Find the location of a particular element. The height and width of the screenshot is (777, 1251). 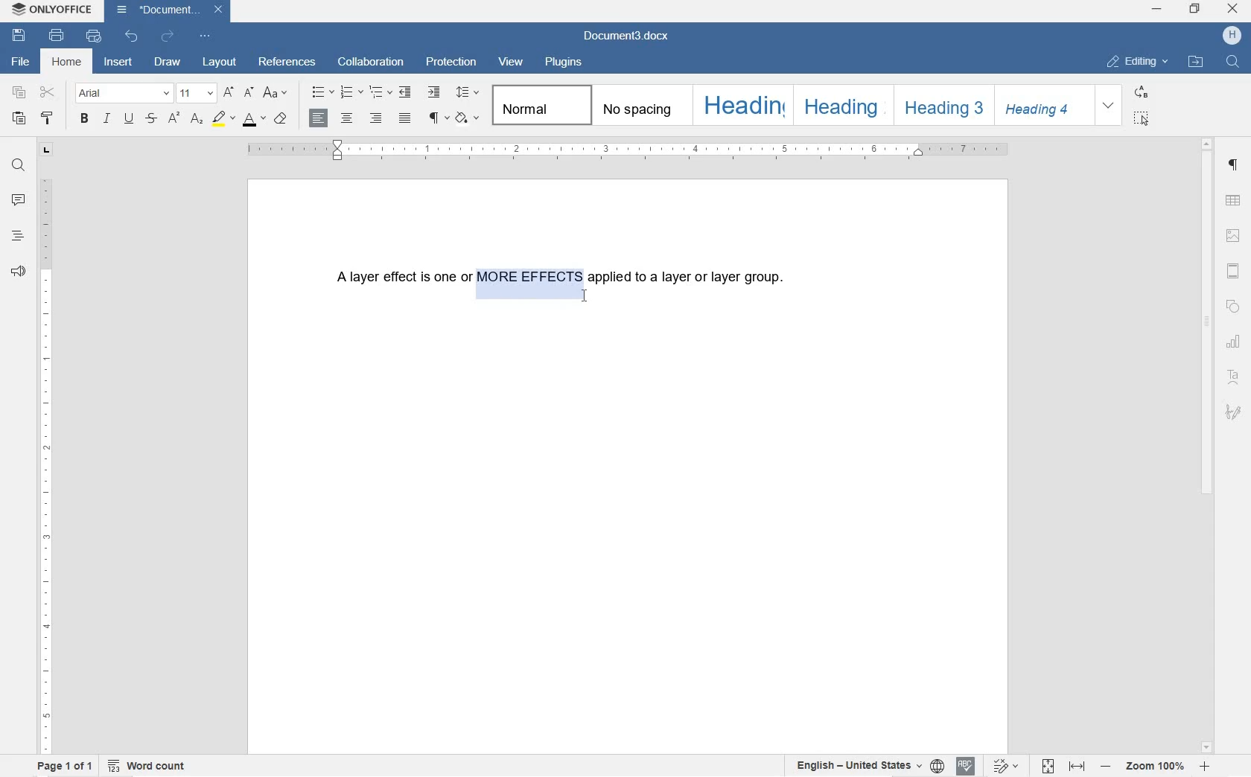

IMAGE is located at coordinates (1236, 236).